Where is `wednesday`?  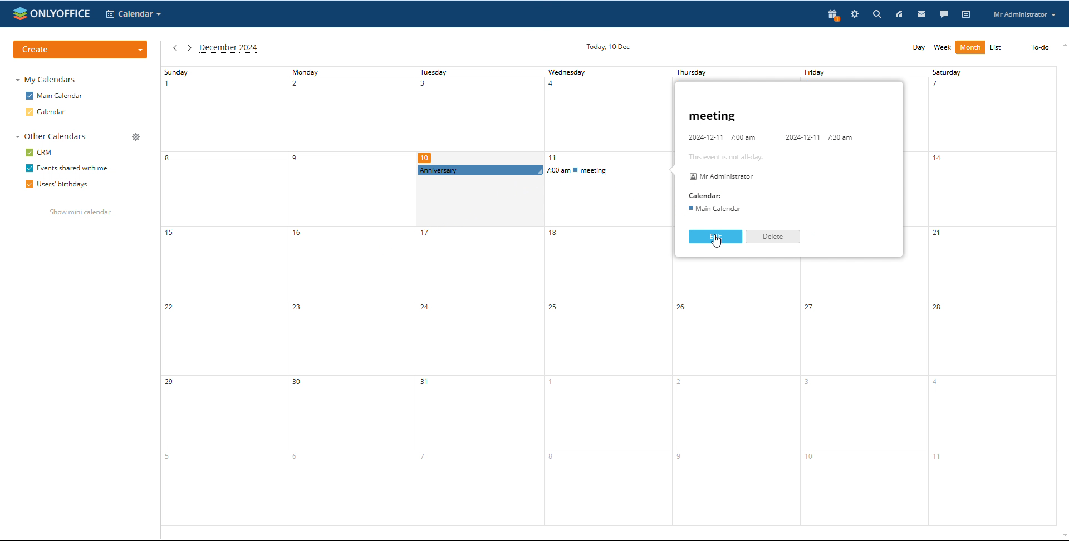
wednesday is located at coordinates (609, 353).